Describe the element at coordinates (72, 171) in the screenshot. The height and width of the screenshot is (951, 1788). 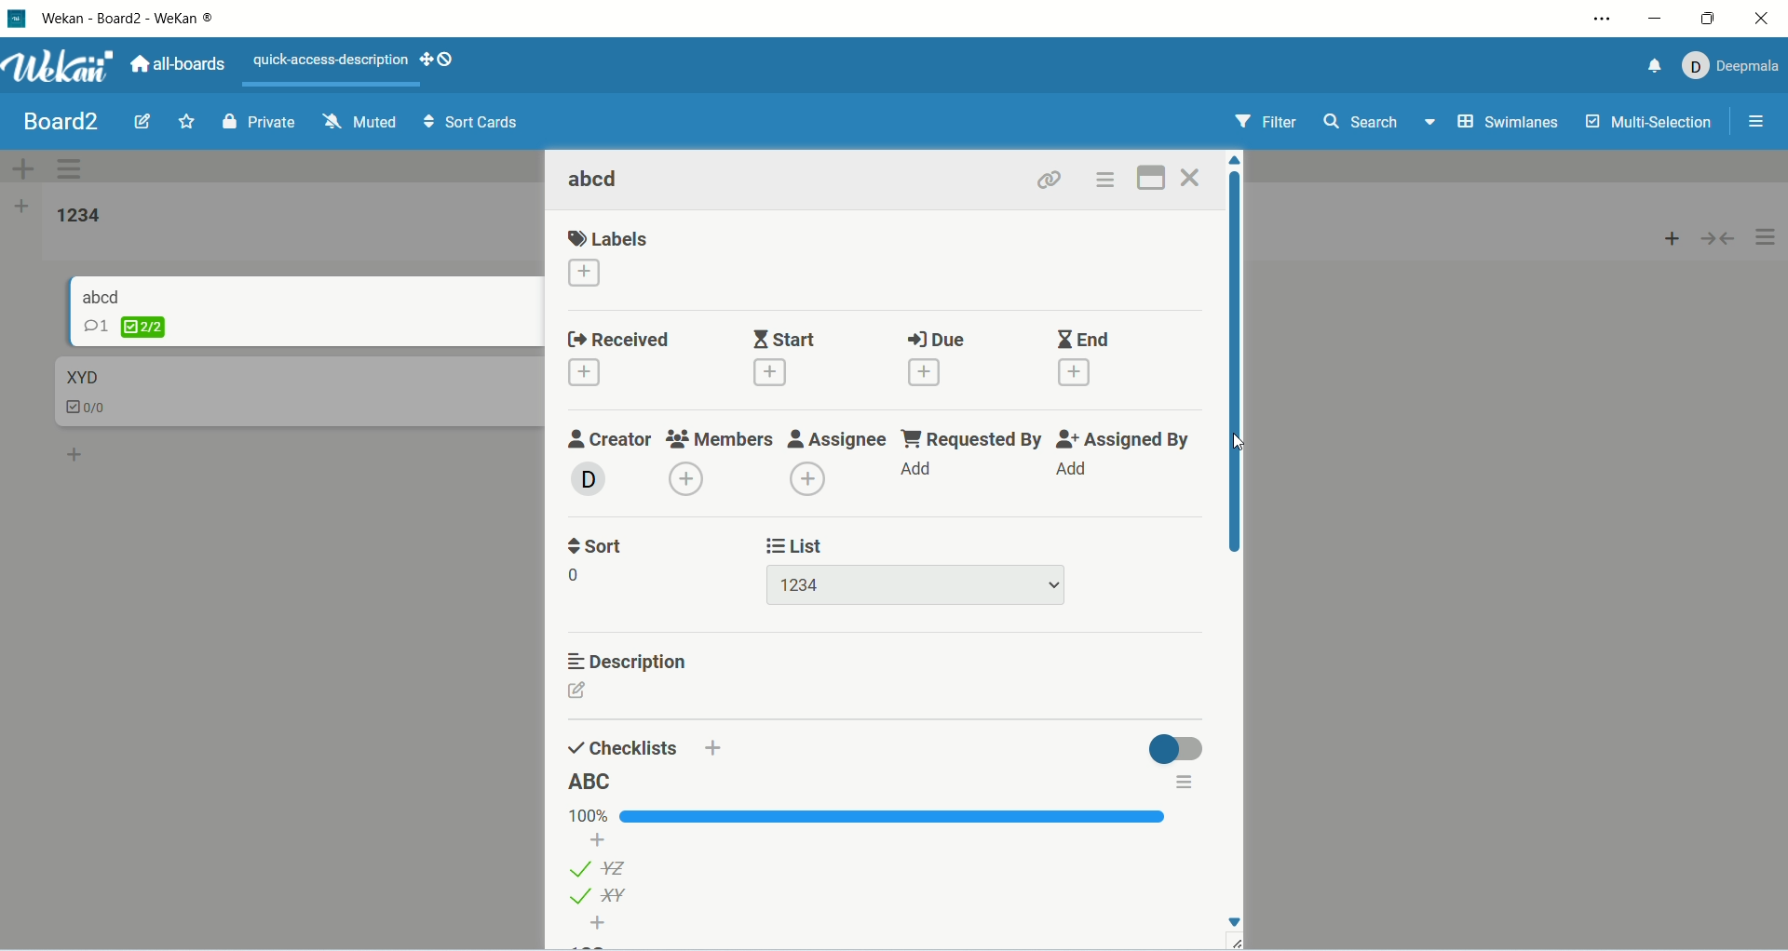
I see `swimlane actions` at that location.